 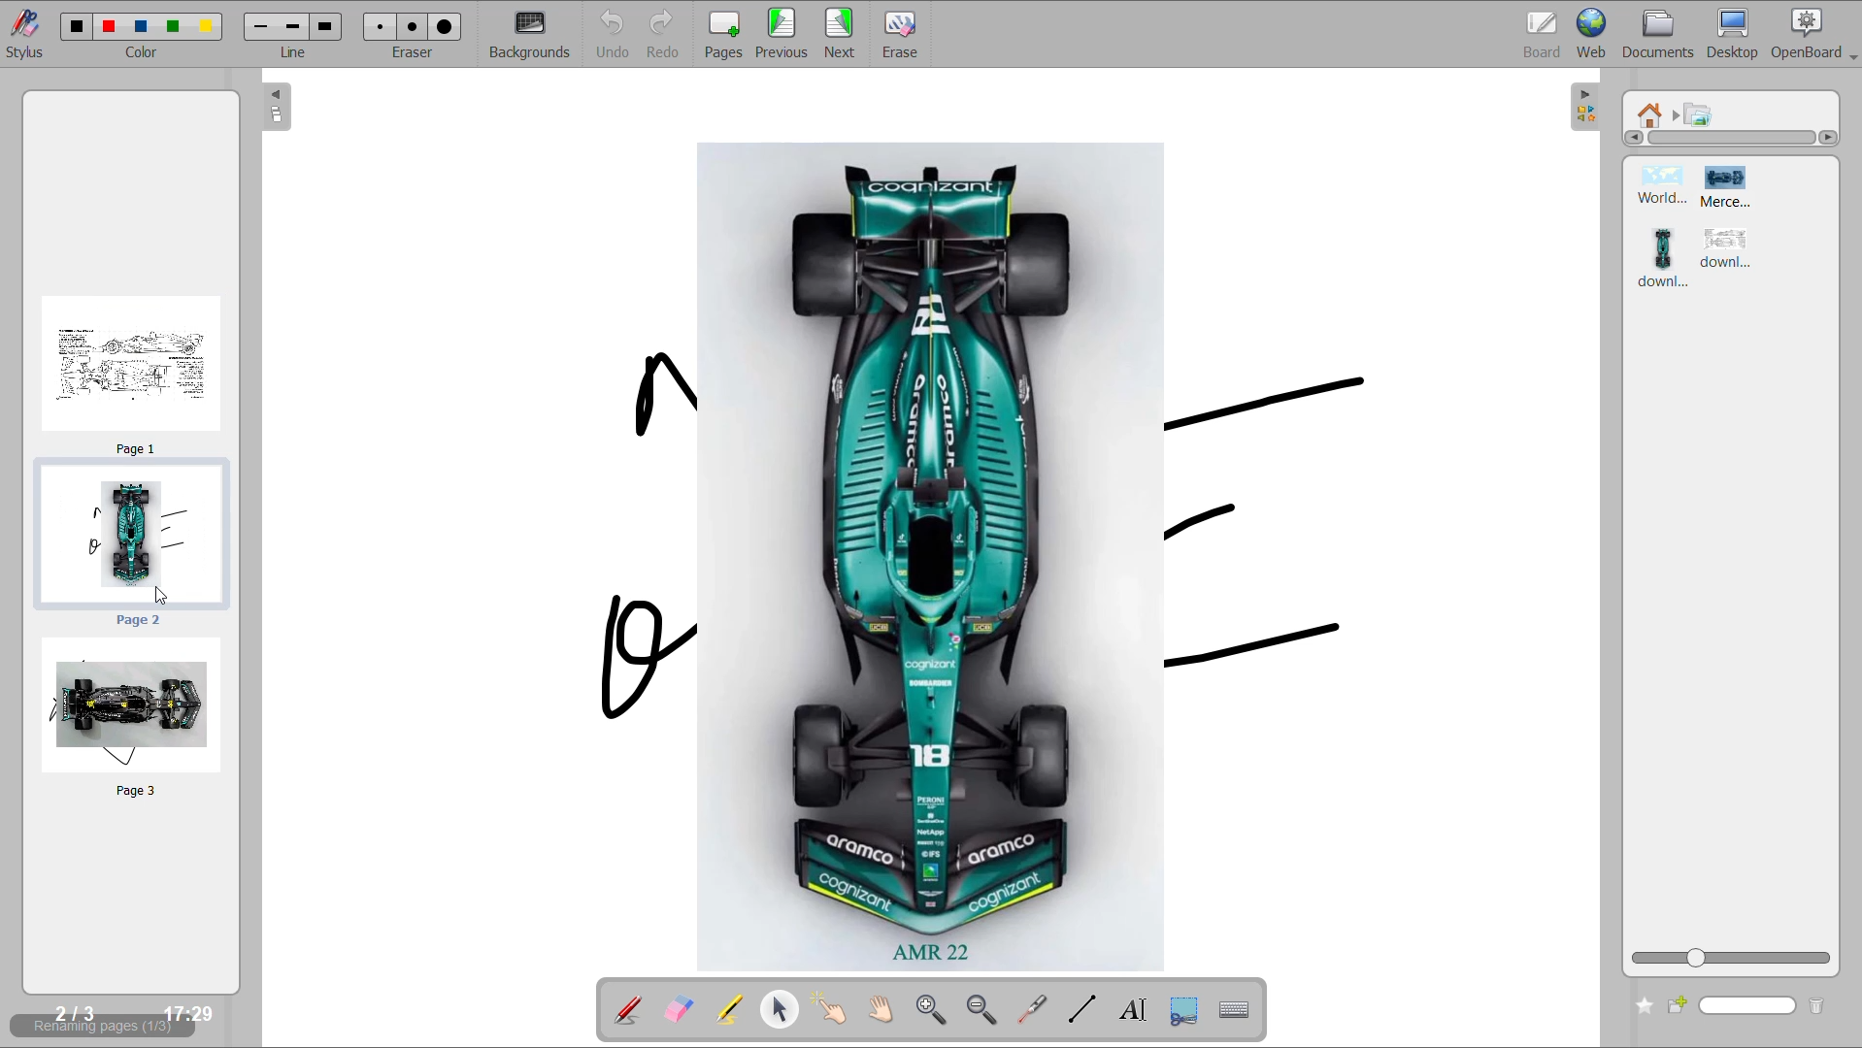 What do you see at coordinates (1135, 1011) in the screenshot?
I see `write text` at bounding box center [1135, 1011].